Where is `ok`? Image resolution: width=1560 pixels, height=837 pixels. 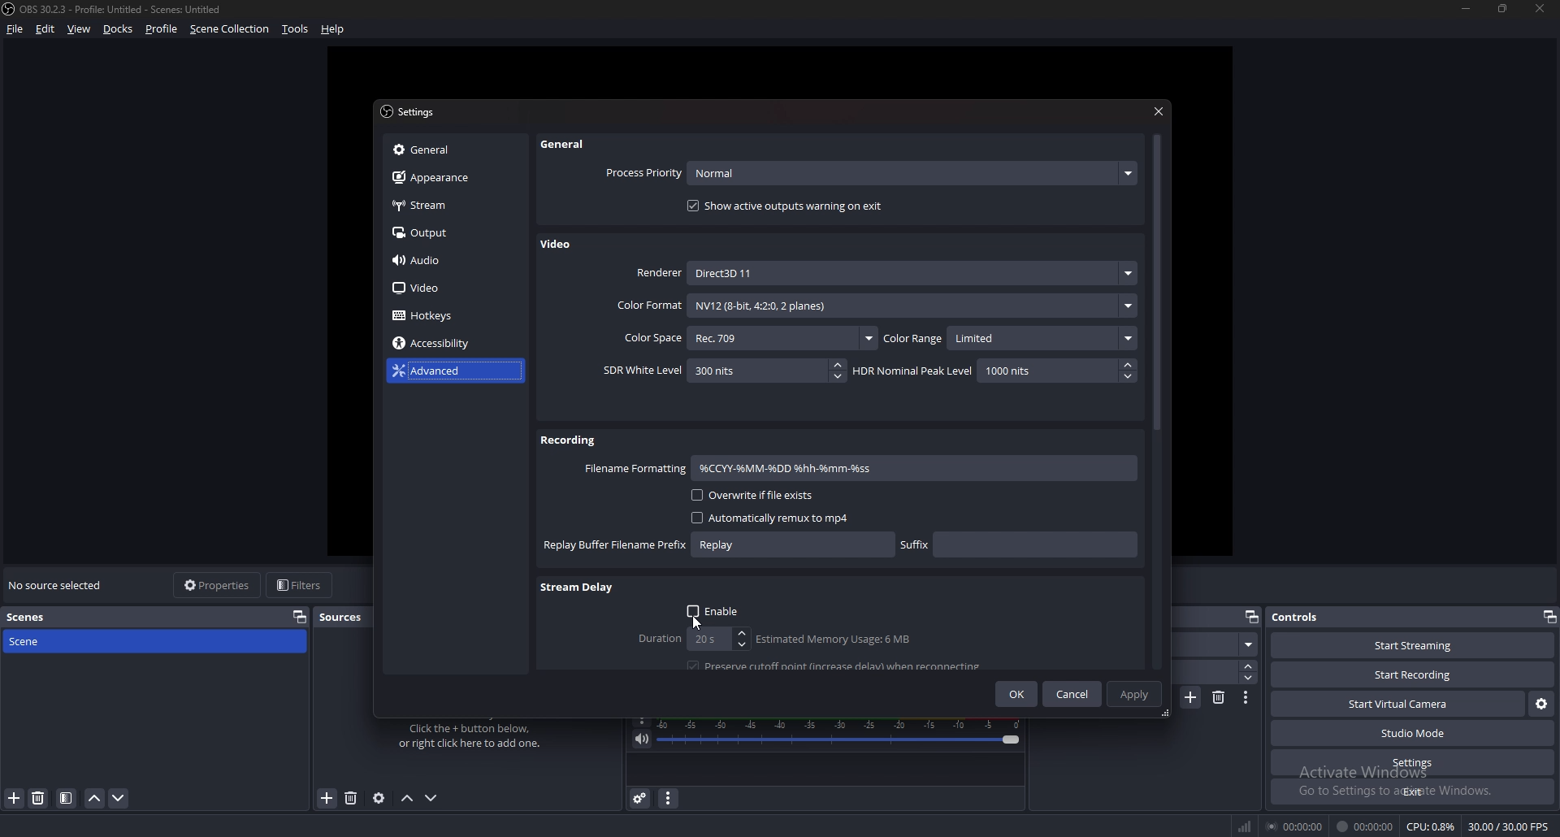
ok is located at coordinates (1019, 693).